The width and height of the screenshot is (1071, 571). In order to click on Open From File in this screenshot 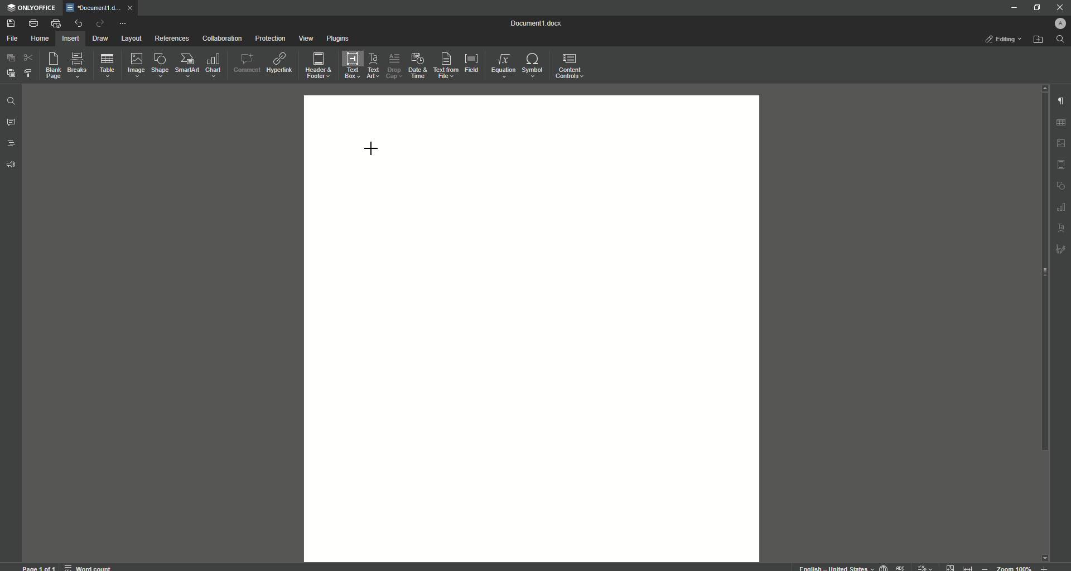, I will do `click(1039, 40)`.